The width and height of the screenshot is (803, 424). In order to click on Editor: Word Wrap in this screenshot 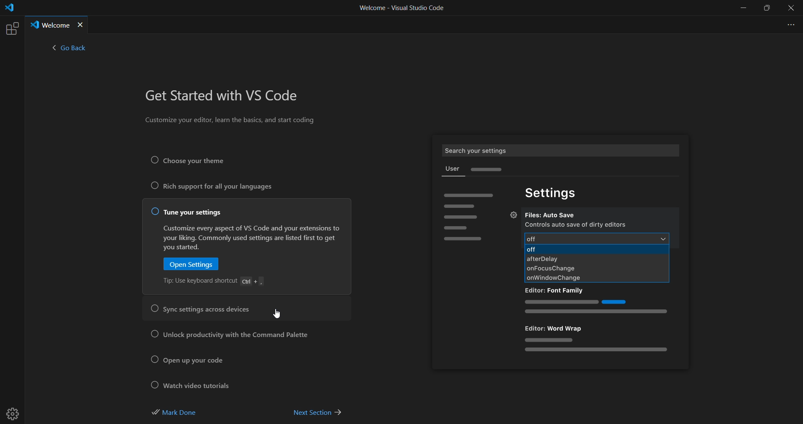, I will do `click(563, 329)`.